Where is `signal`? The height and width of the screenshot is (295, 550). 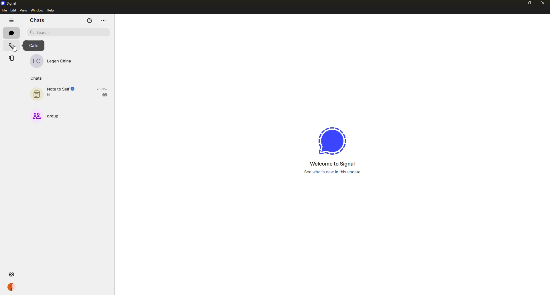 signal is located at coordinates (331, 140).